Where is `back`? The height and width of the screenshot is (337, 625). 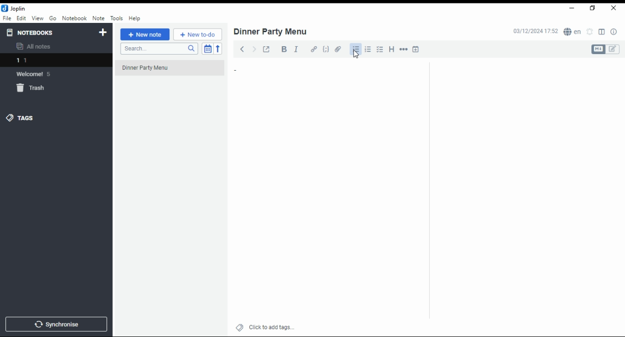
back is located at coordinates (240, 48).